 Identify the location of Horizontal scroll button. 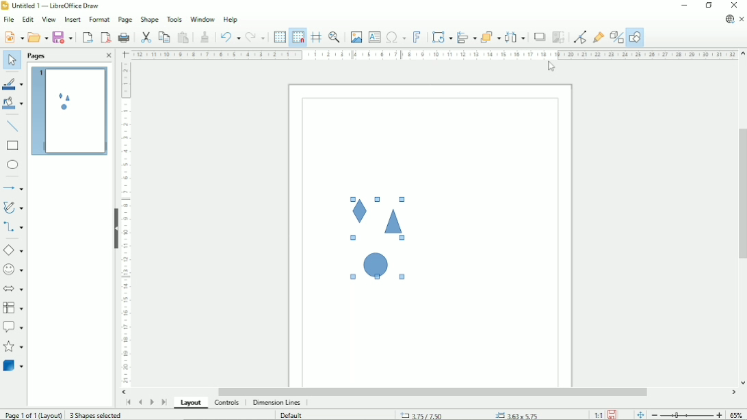
(733, 393).